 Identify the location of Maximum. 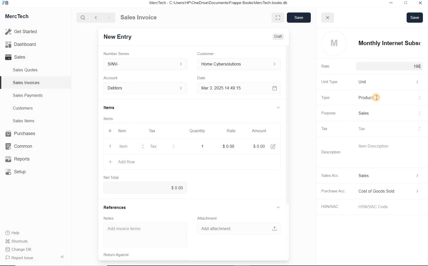
(406, 4).